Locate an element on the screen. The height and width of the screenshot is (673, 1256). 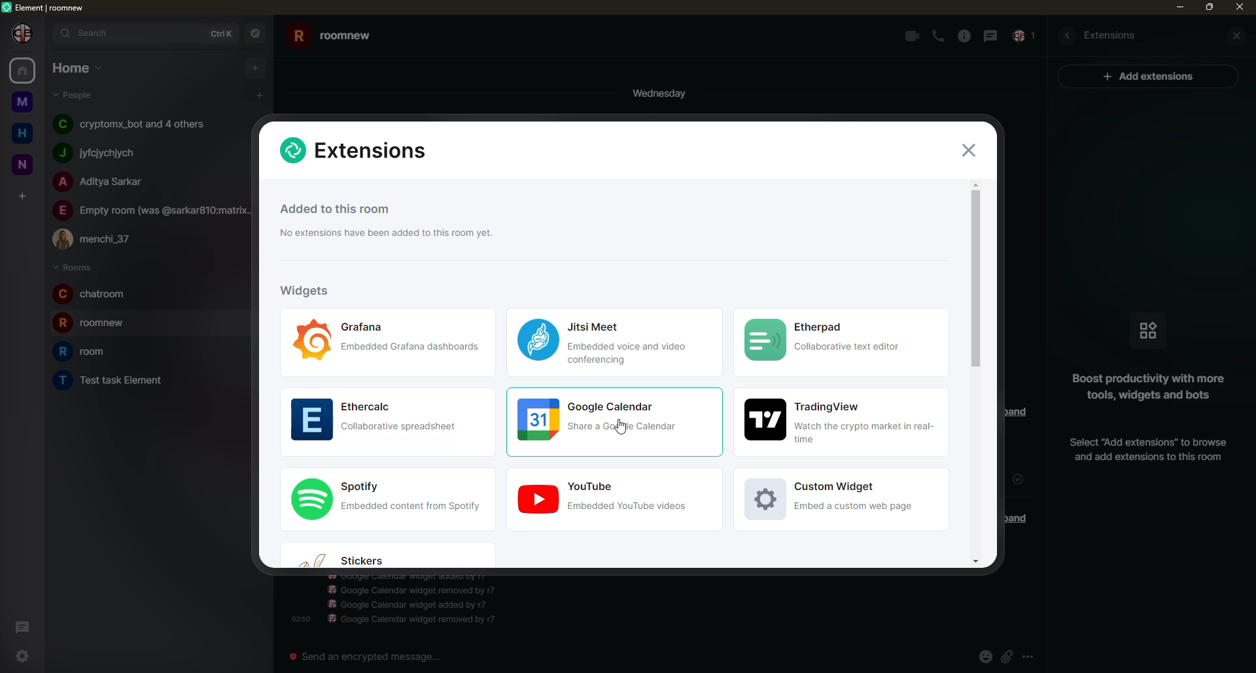
add is located at coordinates (256, 67).